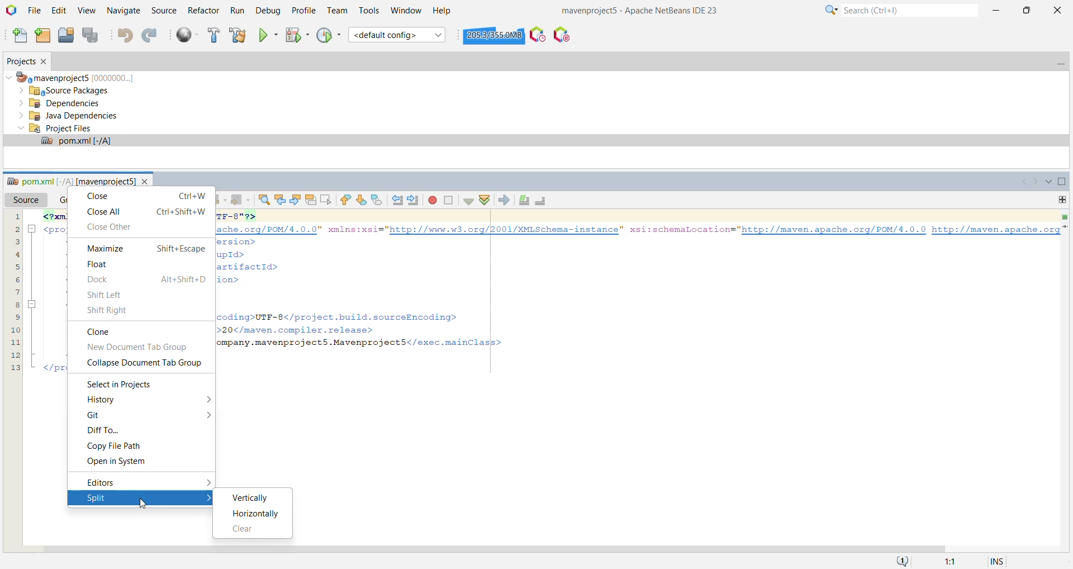  Describe the element at coordinates (1062, 200) in the screenshot. I see `Drag to split this window vertically or horizontally` at that location.